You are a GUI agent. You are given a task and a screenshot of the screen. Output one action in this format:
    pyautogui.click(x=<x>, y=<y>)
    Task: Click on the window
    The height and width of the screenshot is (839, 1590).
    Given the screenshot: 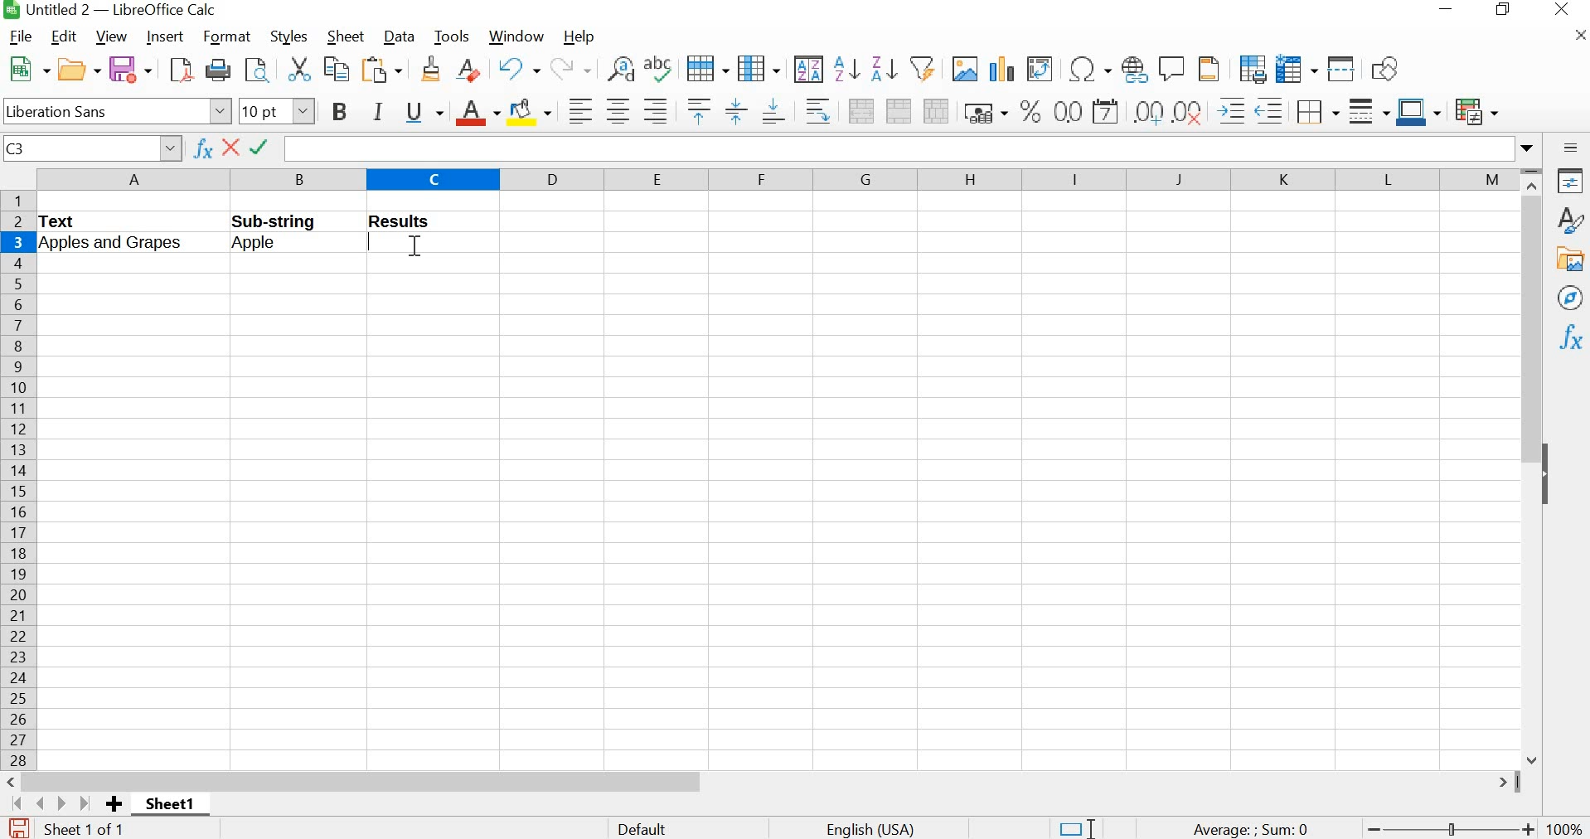 What is the action you would take?
    pyautogui.click(x=519, y=36)
    